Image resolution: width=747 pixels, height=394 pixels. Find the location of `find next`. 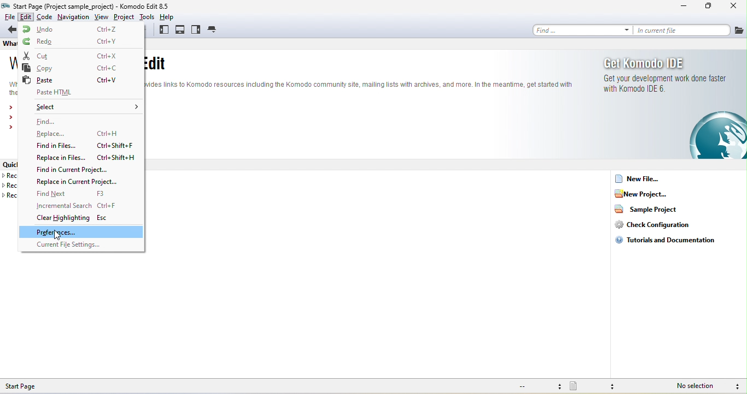

find next is located at coordinates (75, 193).